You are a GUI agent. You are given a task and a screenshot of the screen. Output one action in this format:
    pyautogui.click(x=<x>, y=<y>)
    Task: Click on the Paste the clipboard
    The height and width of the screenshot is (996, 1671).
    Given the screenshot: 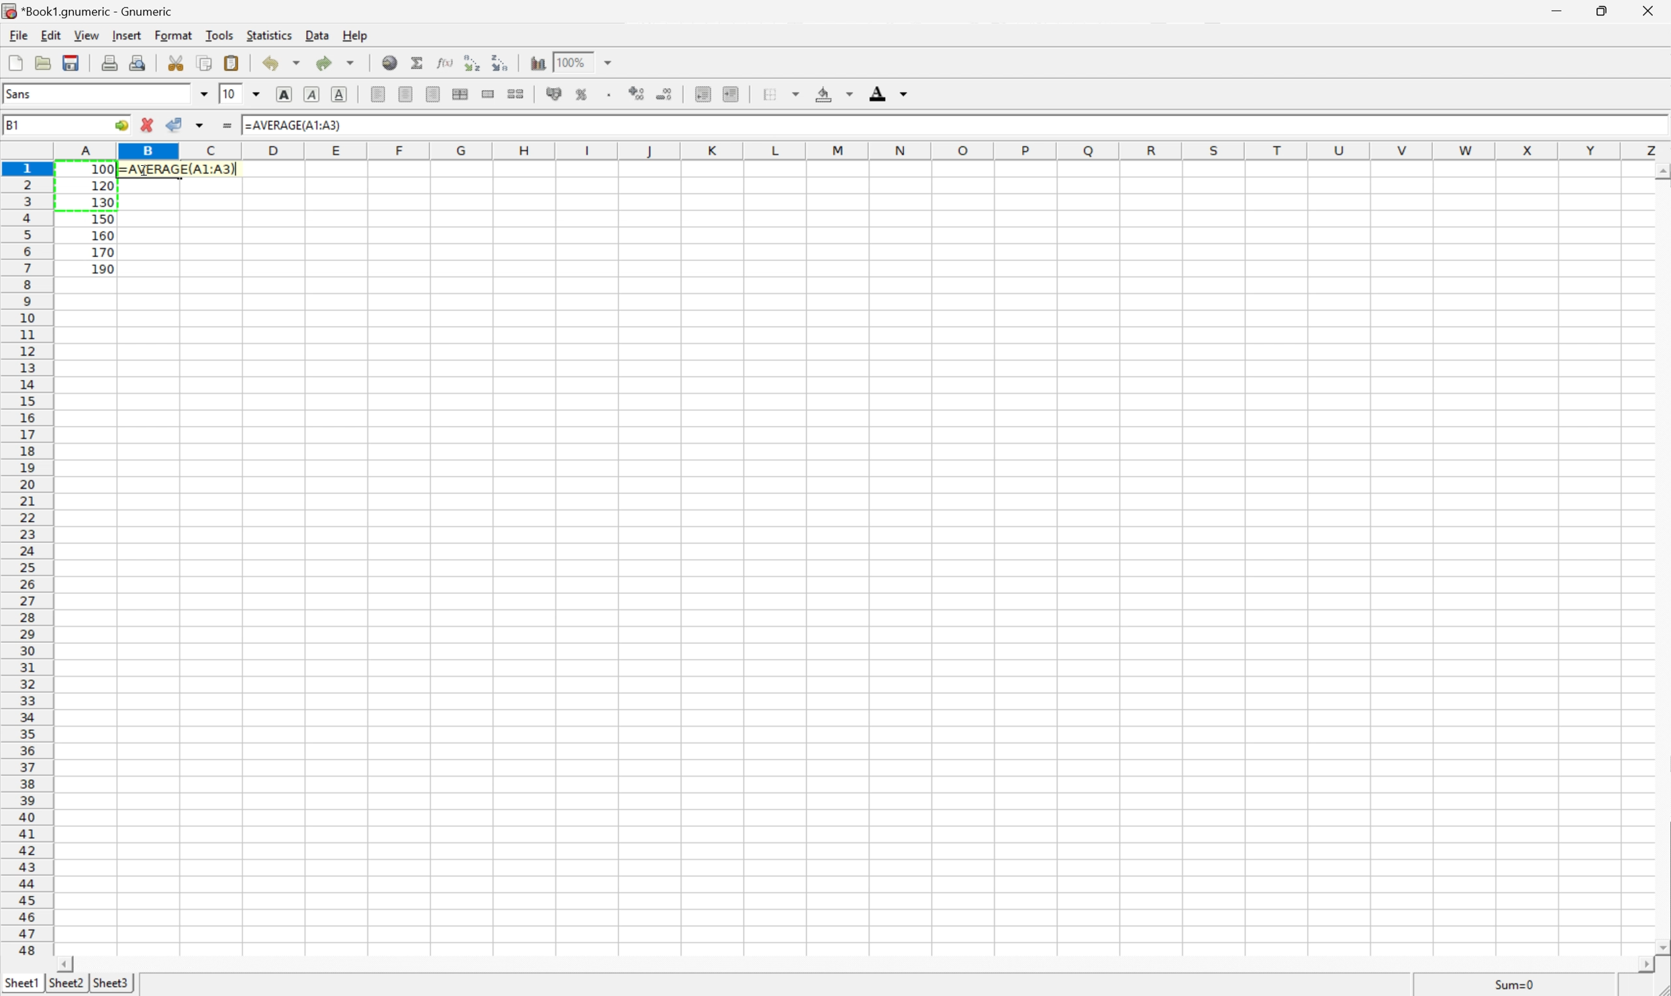 What is the action you would take?
    pyautogui.click(x=234, y=62)
    